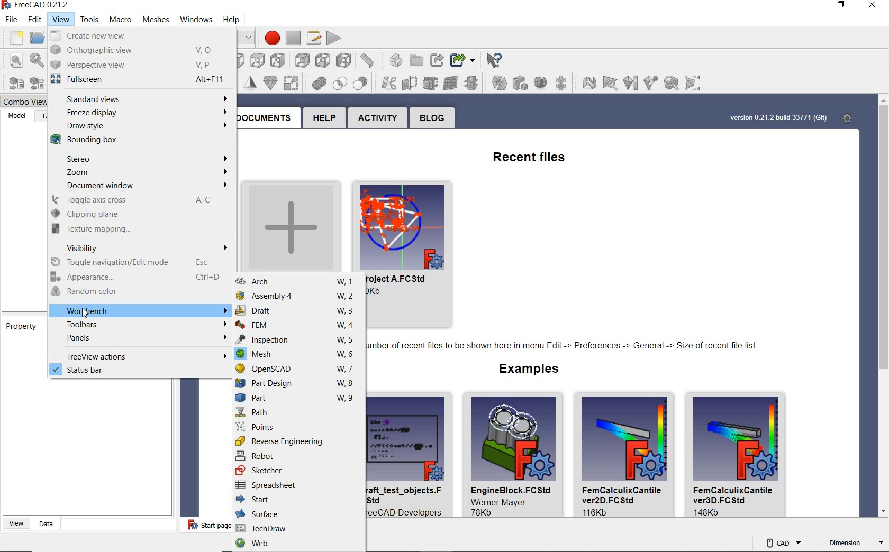  Describe the element at coordinates (298, 399) in the screenshot. I see `part` at that location.